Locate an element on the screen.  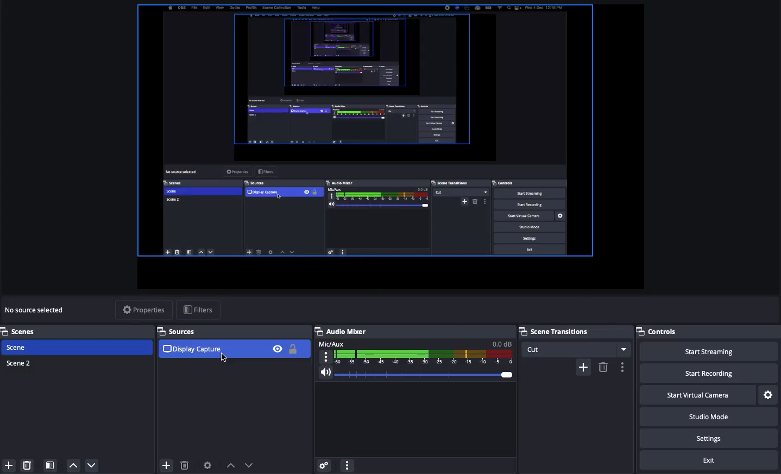
Scene transitions is located at coordinates (572, 332).